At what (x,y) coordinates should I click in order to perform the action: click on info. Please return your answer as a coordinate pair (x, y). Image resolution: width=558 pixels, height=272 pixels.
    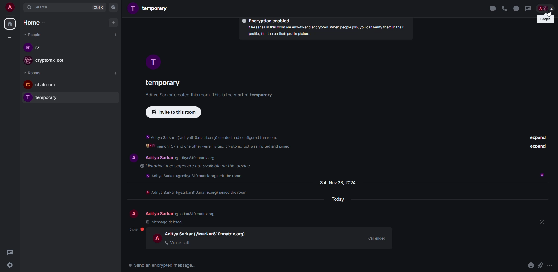
    Looking at the image, I should click on (196, 175).